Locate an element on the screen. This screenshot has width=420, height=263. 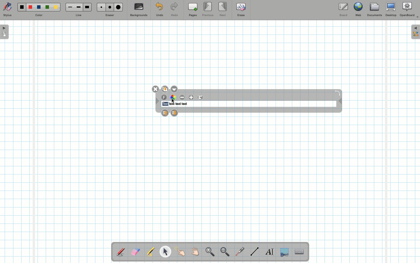
Zoom in is located at coordinates (209, 252).